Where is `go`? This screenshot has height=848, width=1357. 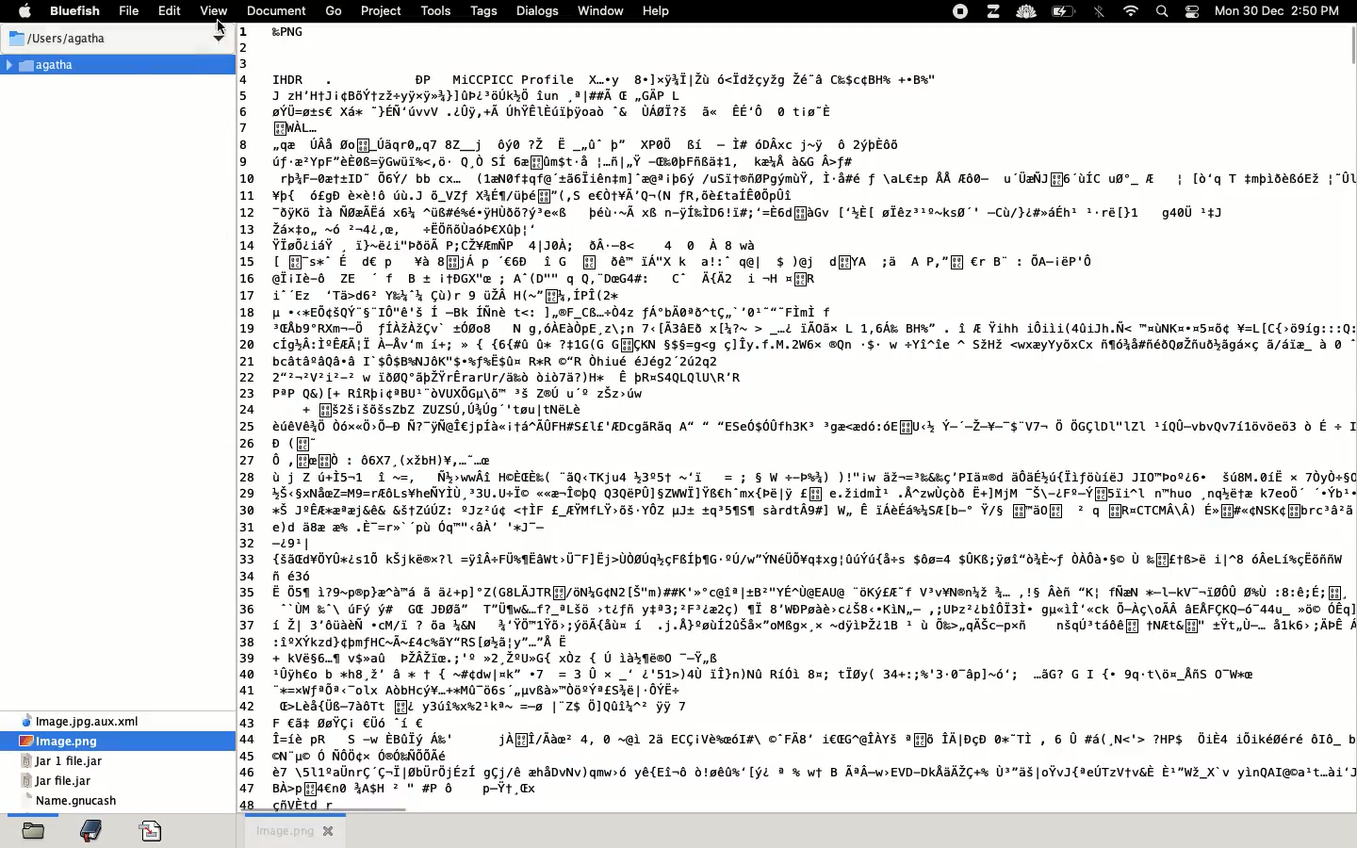
go is located at coordinates (333, 10).